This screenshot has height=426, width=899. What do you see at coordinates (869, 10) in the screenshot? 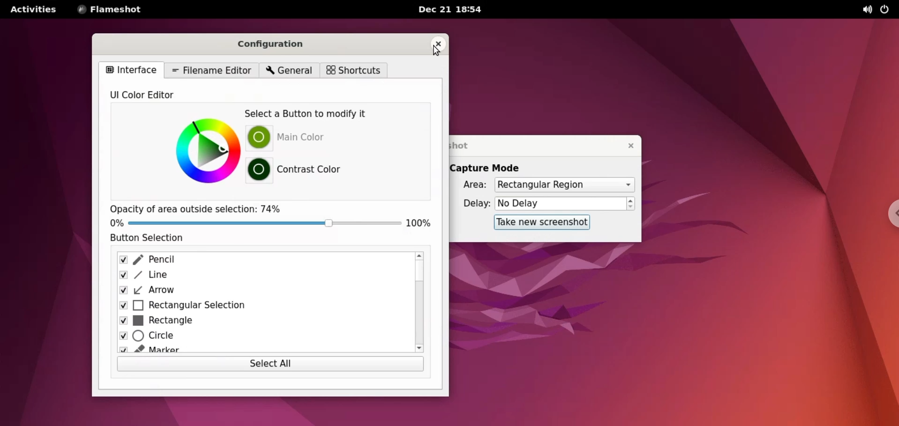
I see `sound options` at bounding box center [869, 10].